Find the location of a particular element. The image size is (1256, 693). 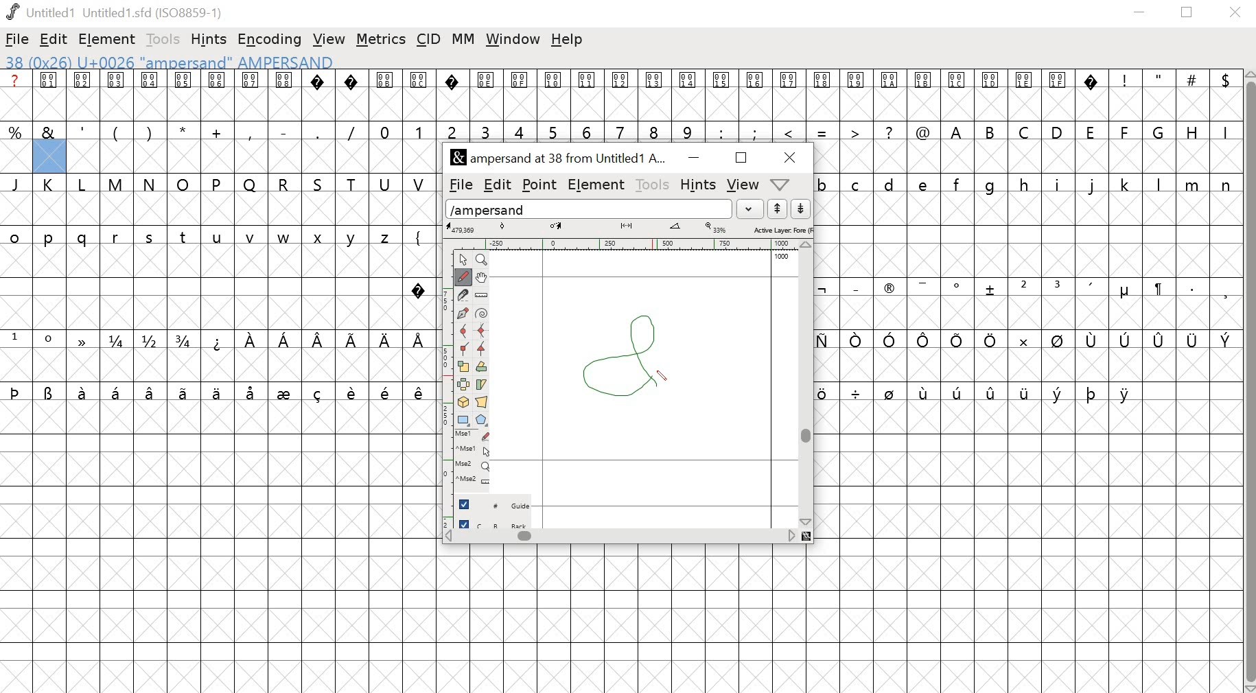

z is located at coordinates (387, 235).